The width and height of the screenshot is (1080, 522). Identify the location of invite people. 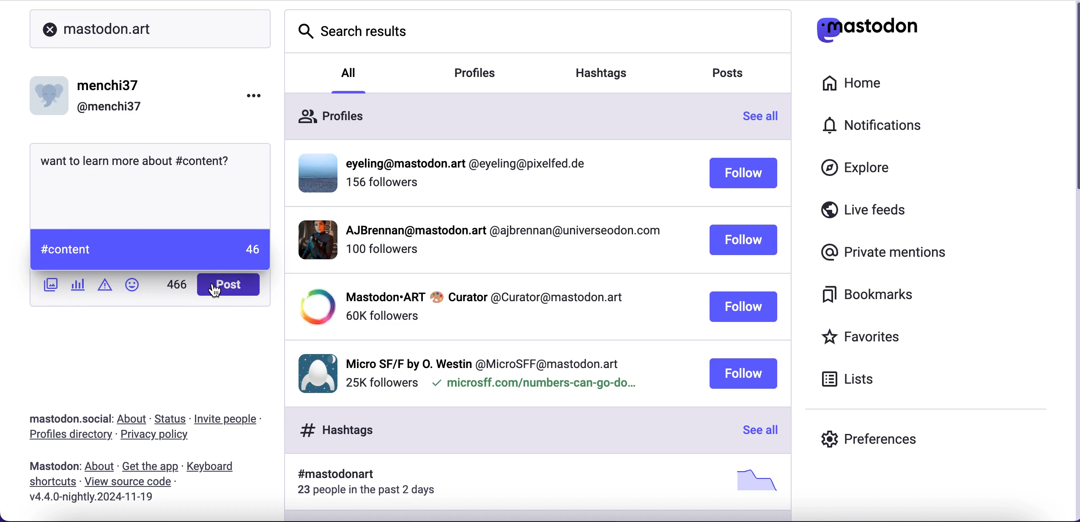
(234, 419).